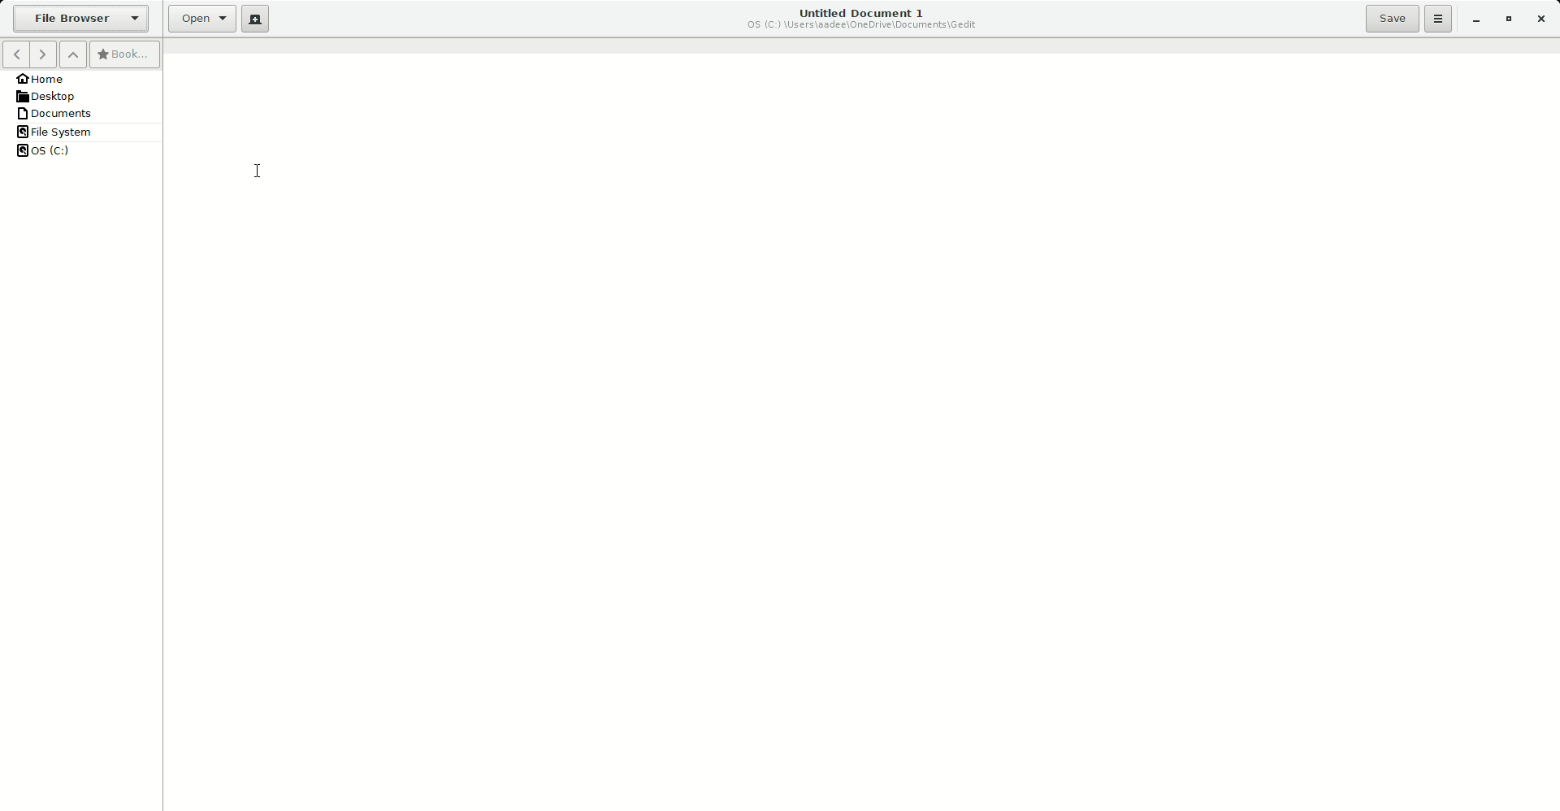 The width and height of the screenshot is (1560, 811). What do you see at coordinates (124, 54) in the screenshot?
I see `Bookmark` at bounding box center [124, 54].